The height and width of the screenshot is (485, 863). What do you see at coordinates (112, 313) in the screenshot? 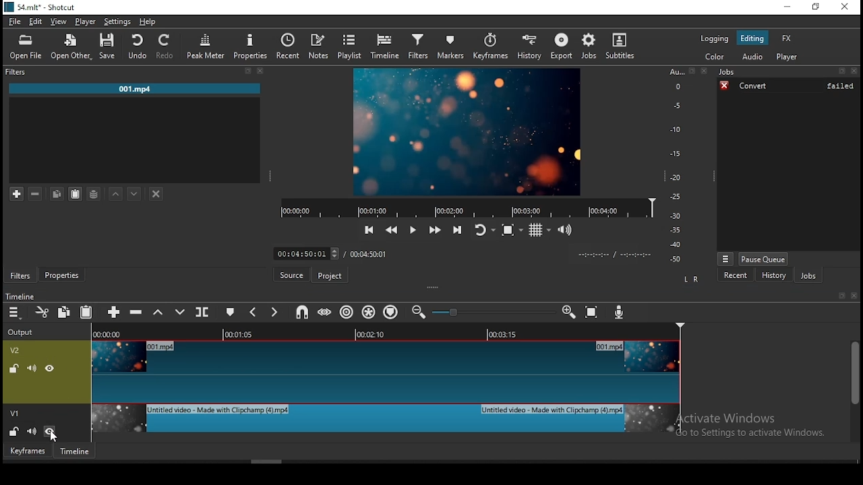
I see `append` at bounding box center [112, 313].